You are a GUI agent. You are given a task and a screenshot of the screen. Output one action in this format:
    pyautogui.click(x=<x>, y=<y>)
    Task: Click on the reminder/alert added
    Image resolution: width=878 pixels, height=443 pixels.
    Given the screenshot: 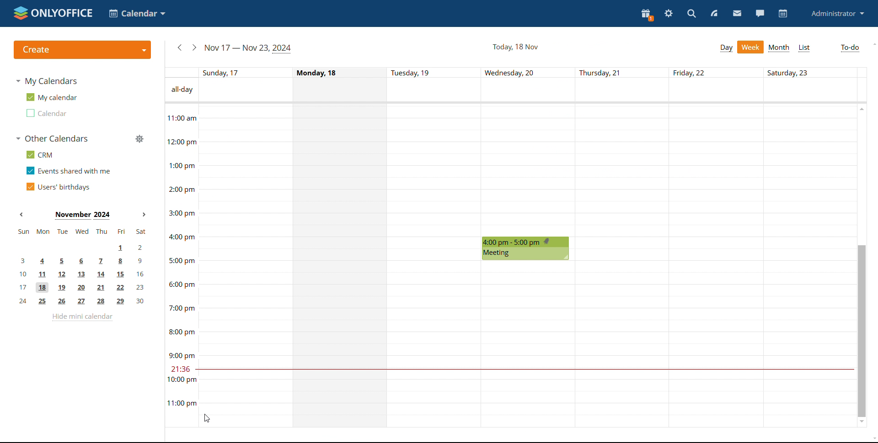 What is the action you would take?
    pyautogui.click(x=548, y=242)
    